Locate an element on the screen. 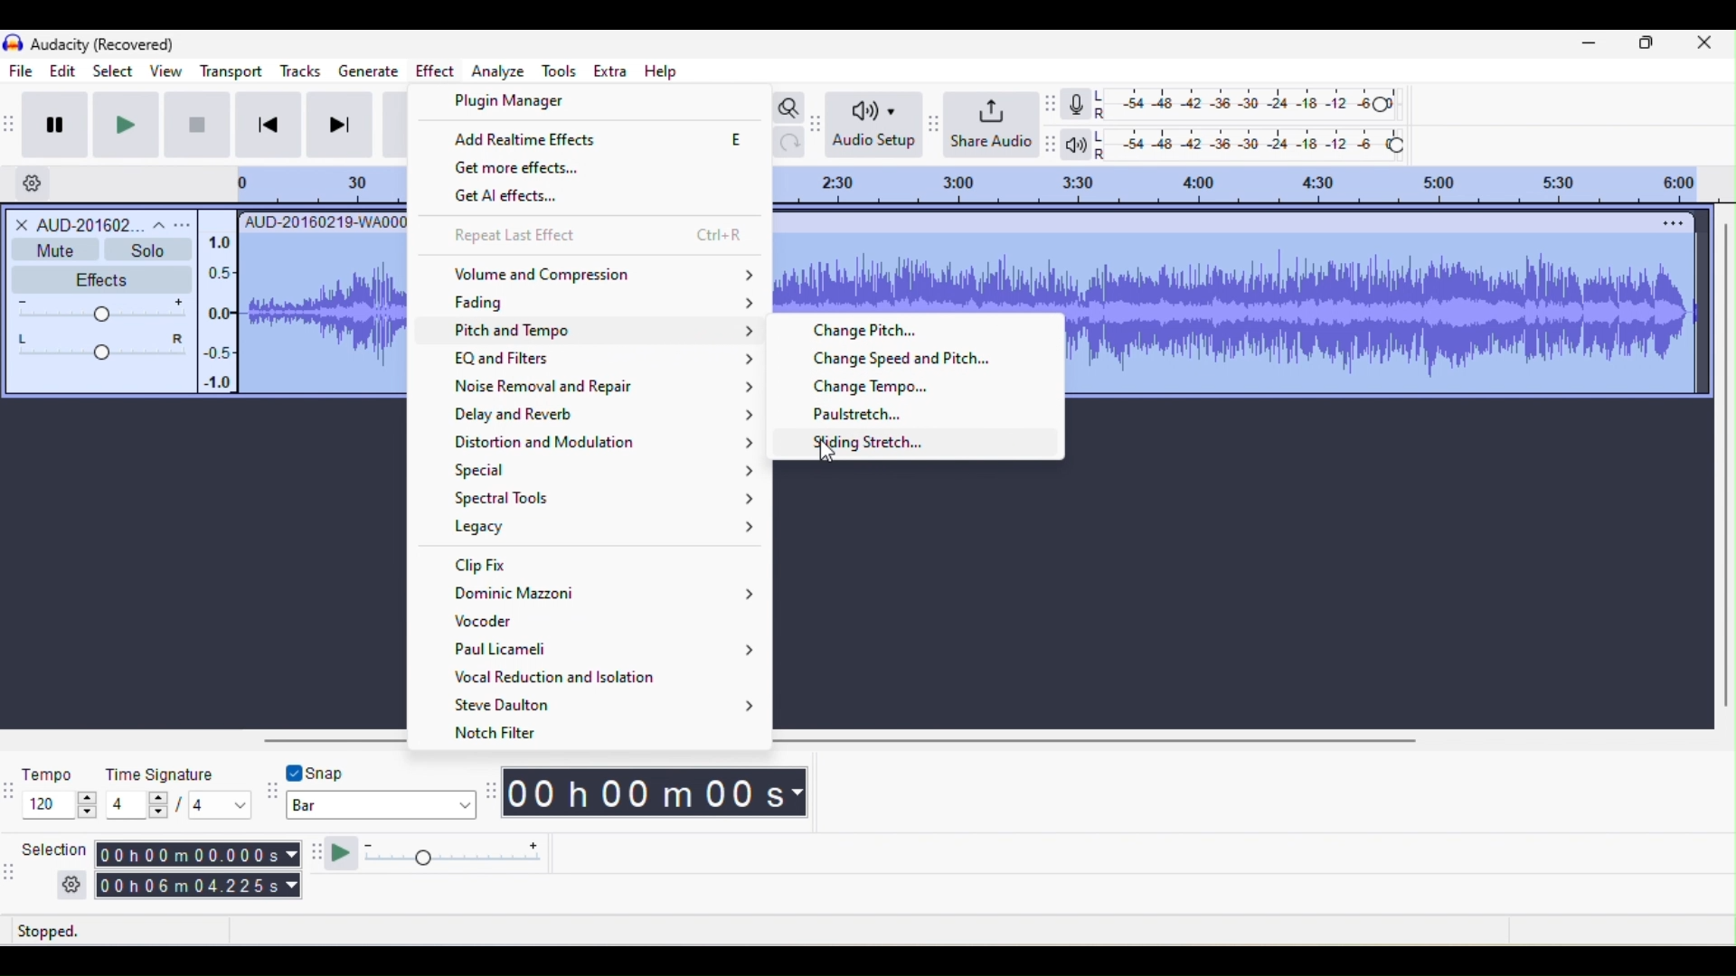 This screenshot has width=1736, height=976. get AI effects is located at coordinates (542, 199).